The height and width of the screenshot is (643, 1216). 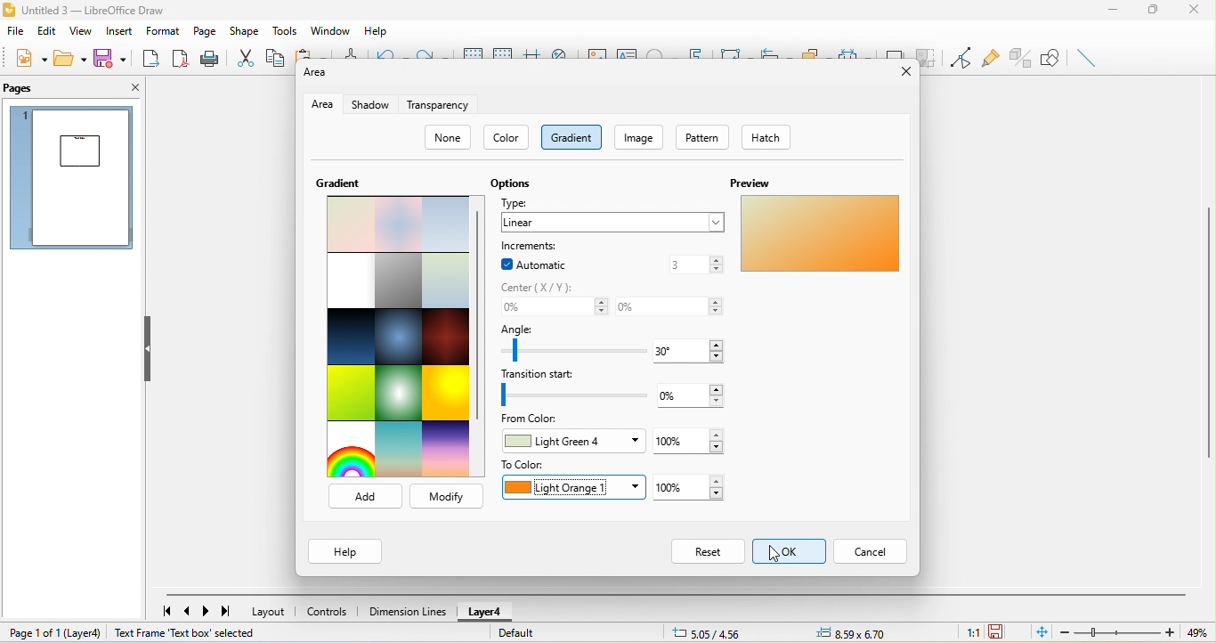 I want to click on color, so click(x=508, y=138).